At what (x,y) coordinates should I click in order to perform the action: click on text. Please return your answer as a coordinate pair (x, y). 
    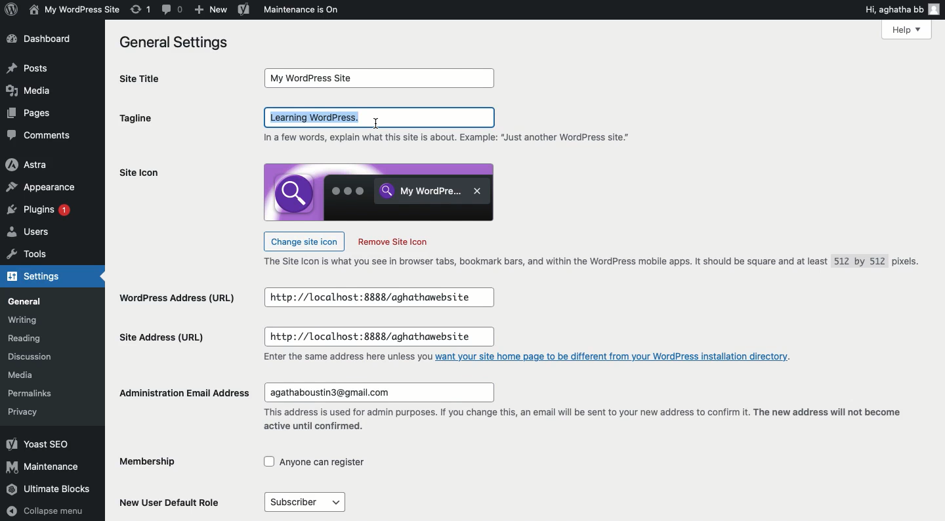
    Looking at the image, I should click on (346, 358).